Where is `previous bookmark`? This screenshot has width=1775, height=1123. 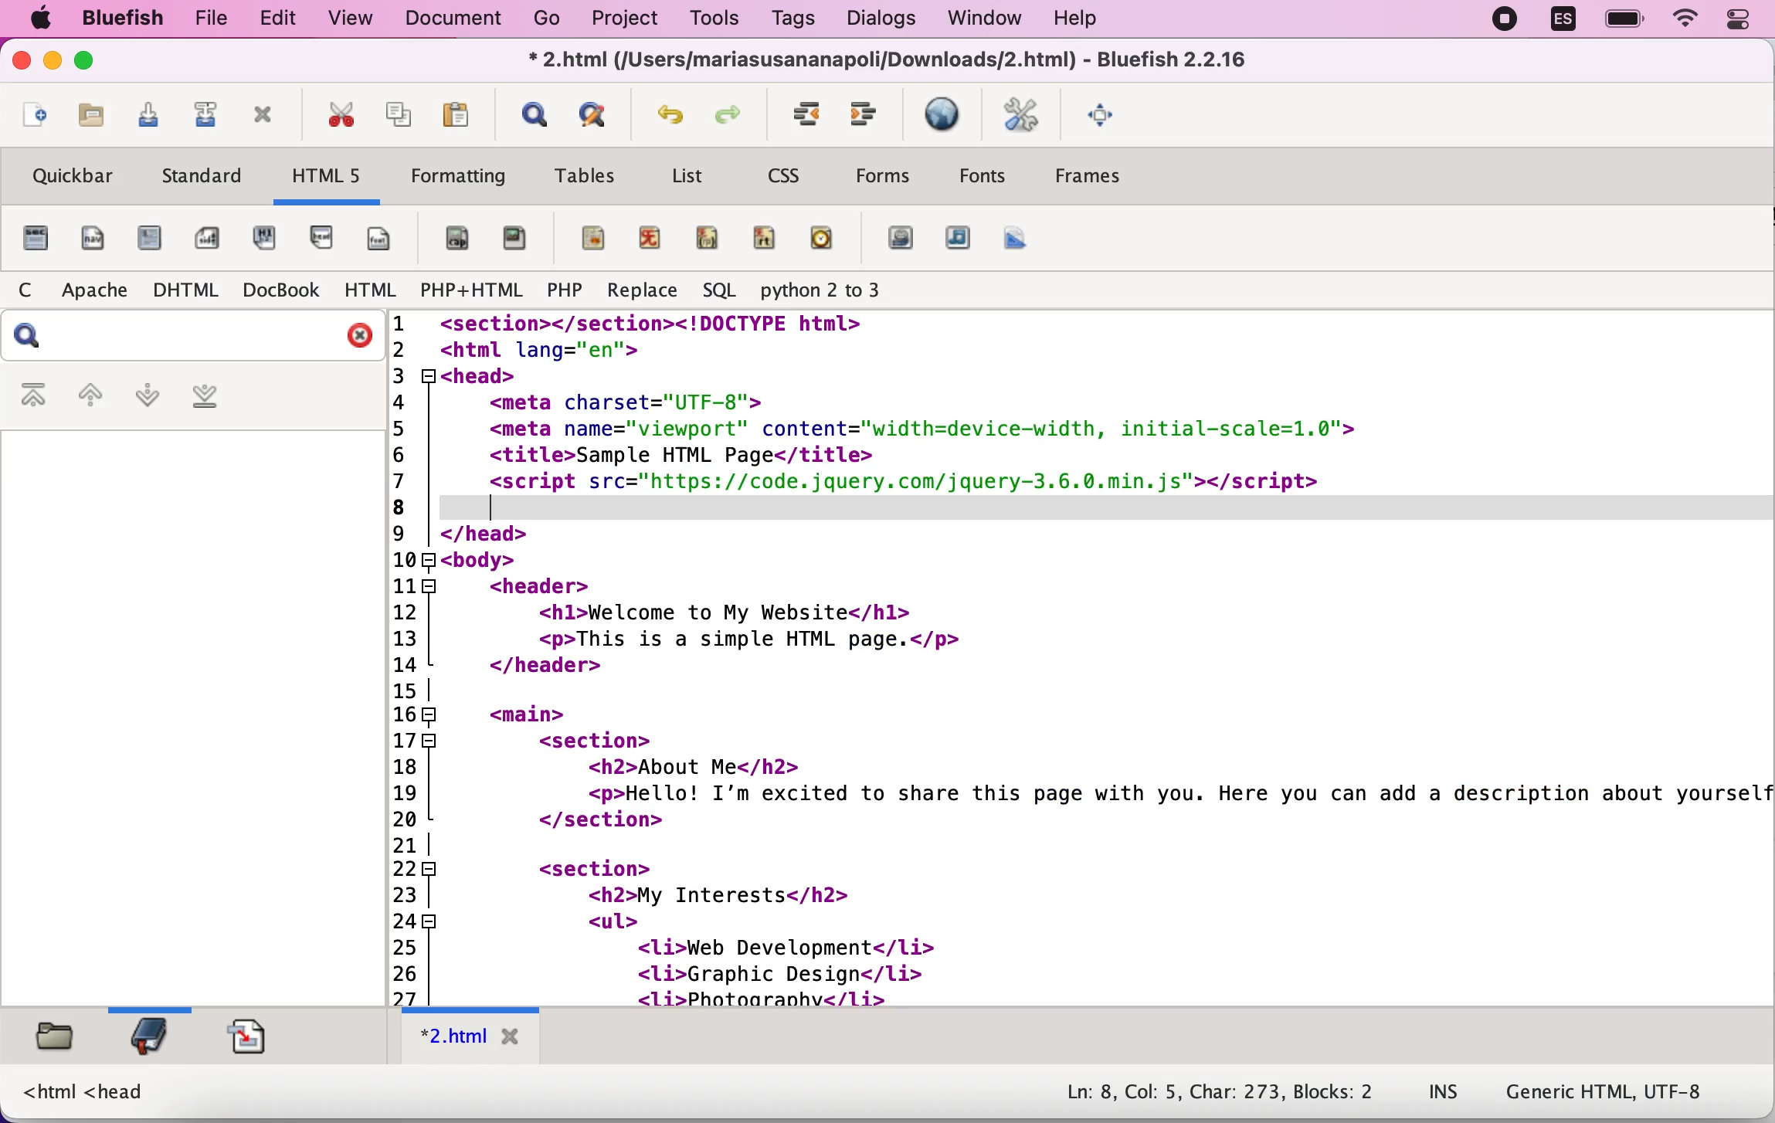 previous bookmark is located at coordinates (90, 396).